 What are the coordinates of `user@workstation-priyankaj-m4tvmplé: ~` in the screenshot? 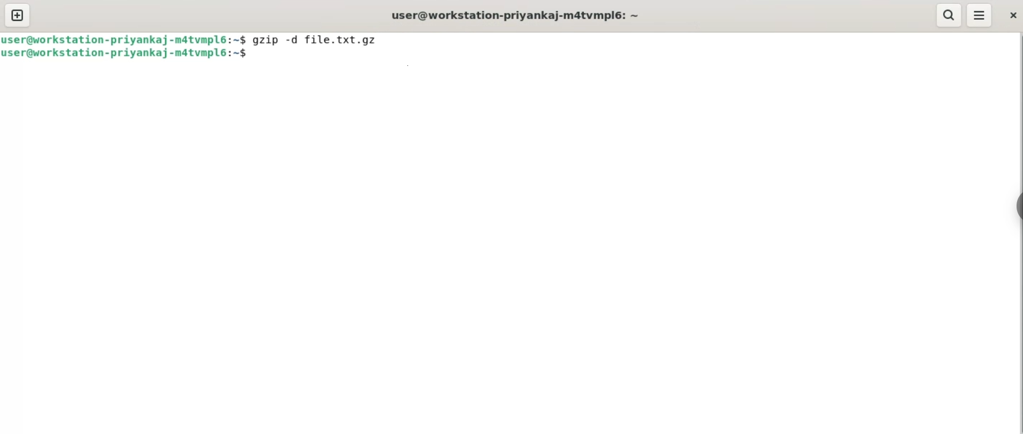 It's located at (516, 16).